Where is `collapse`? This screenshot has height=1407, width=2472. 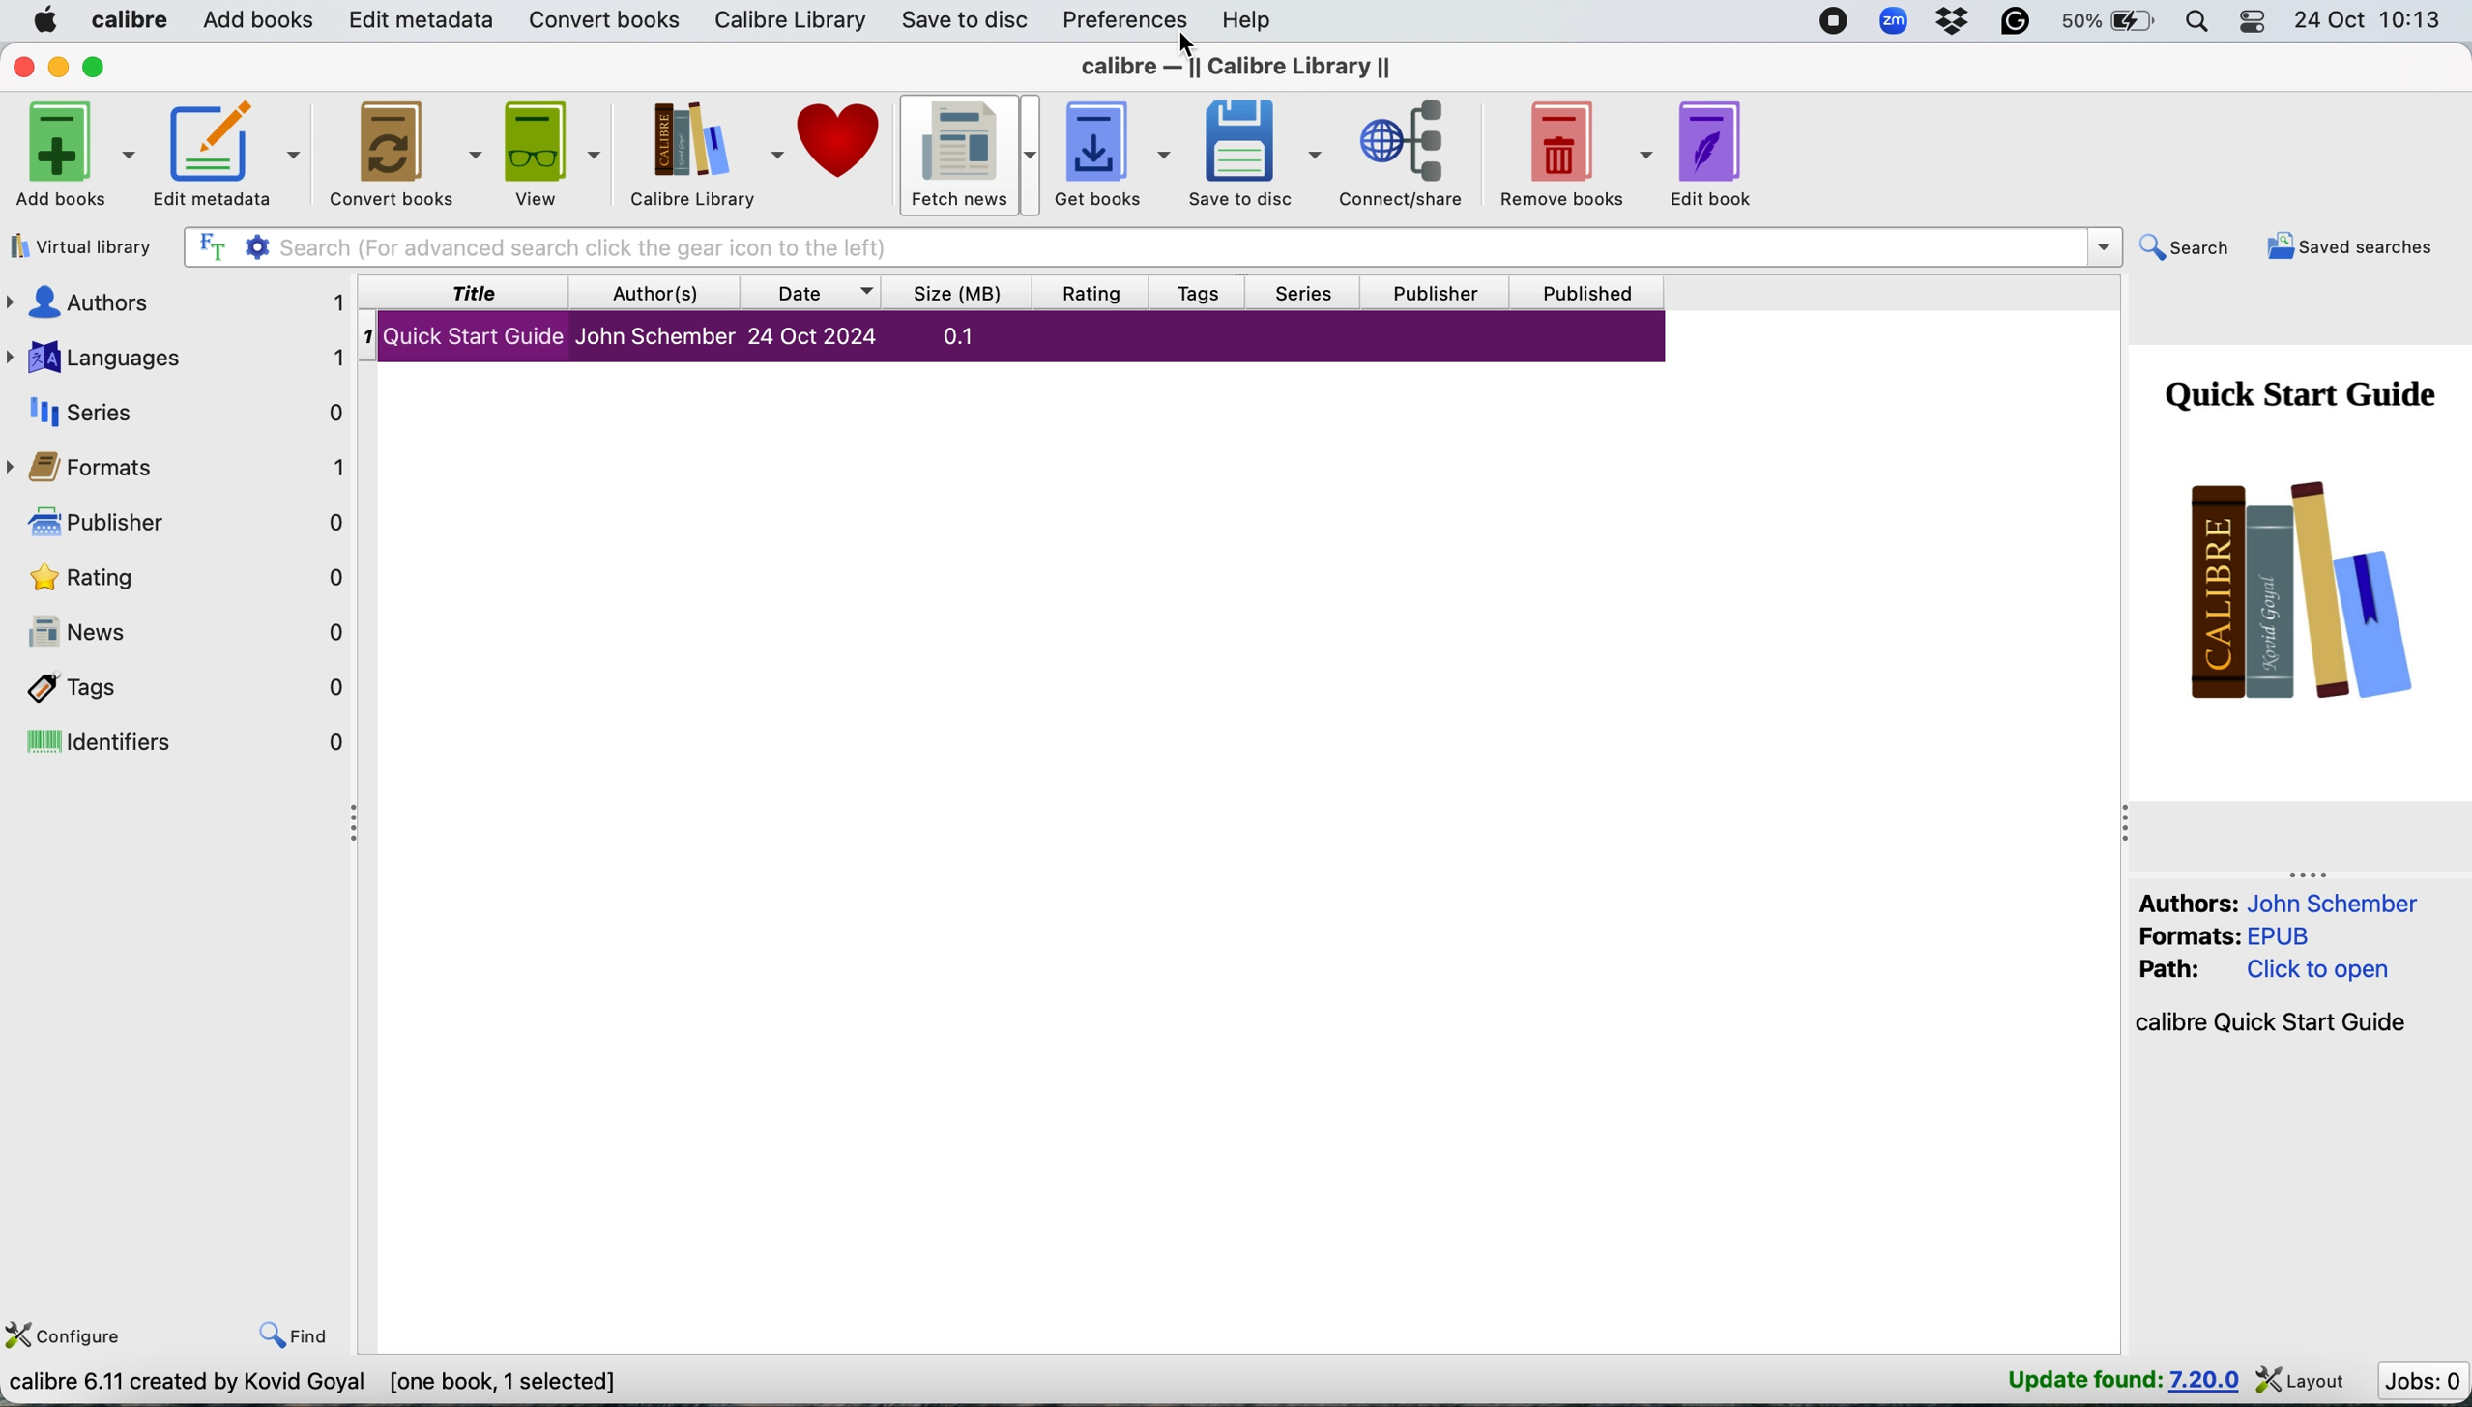
collapse is located at coordinates (2127, 824).